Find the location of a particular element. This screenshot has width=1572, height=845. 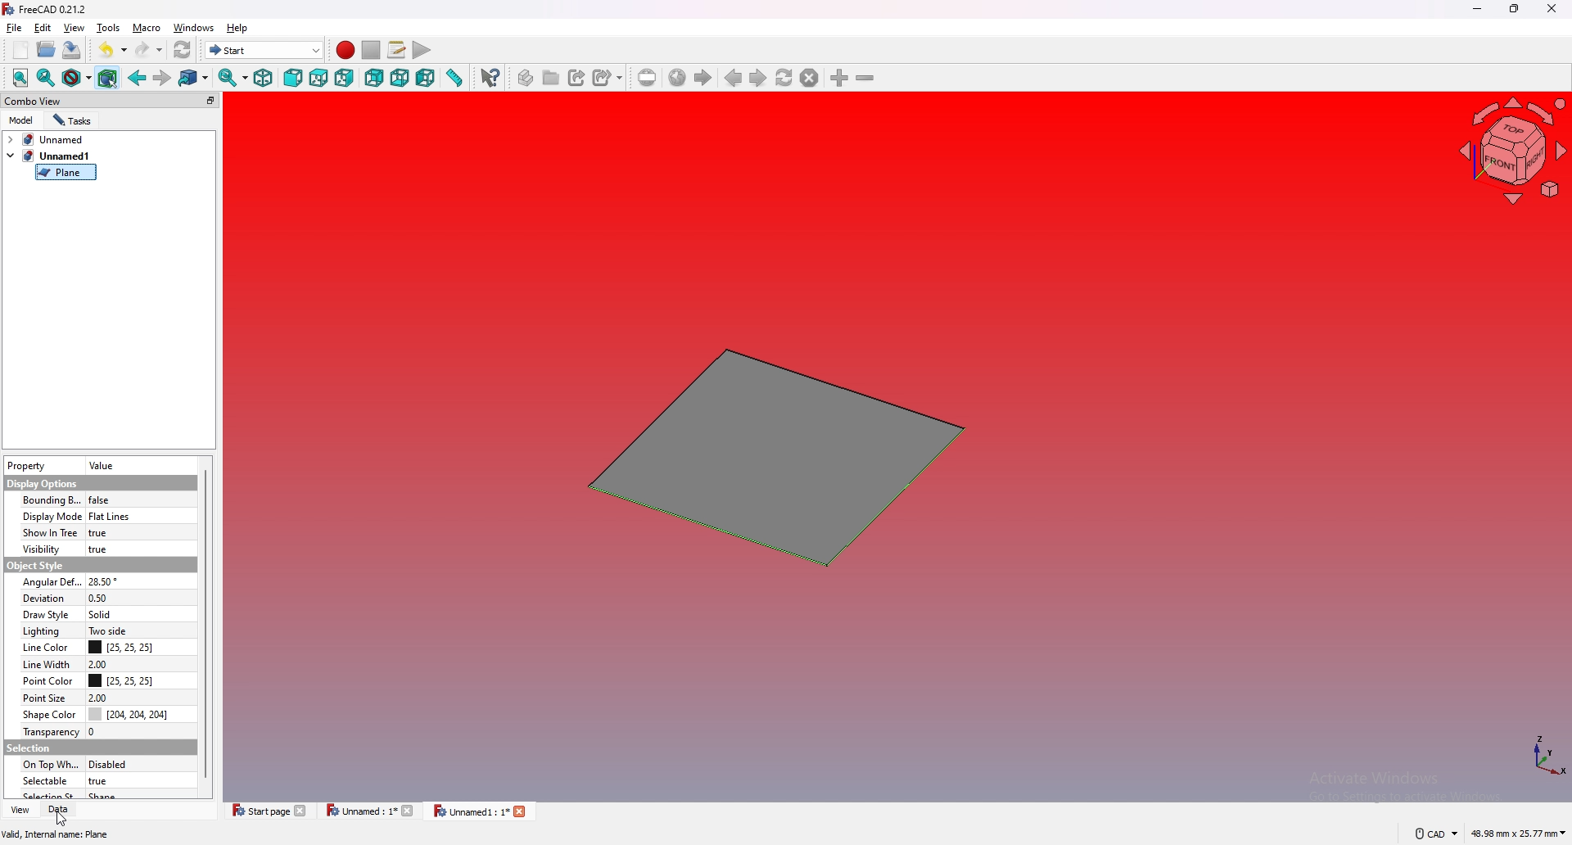

cursor is located at coordinates (61, 819).